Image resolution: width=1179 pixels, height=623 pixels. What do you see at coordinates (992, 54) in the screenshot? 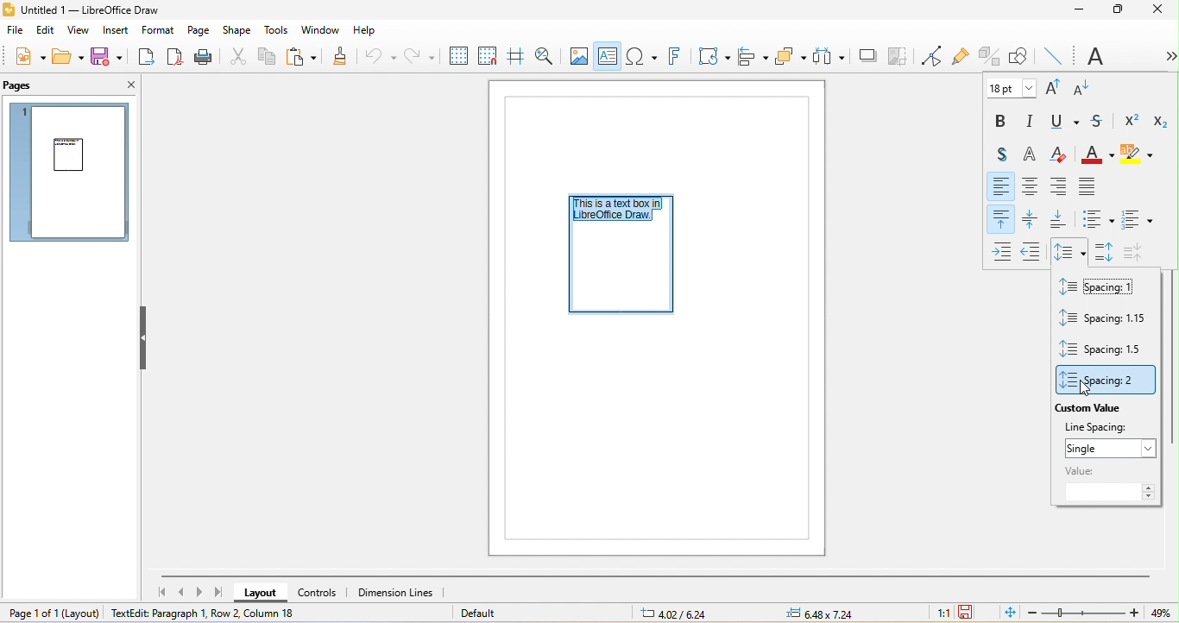
I see `toggle extrusion` at bounding box center [992, 54].